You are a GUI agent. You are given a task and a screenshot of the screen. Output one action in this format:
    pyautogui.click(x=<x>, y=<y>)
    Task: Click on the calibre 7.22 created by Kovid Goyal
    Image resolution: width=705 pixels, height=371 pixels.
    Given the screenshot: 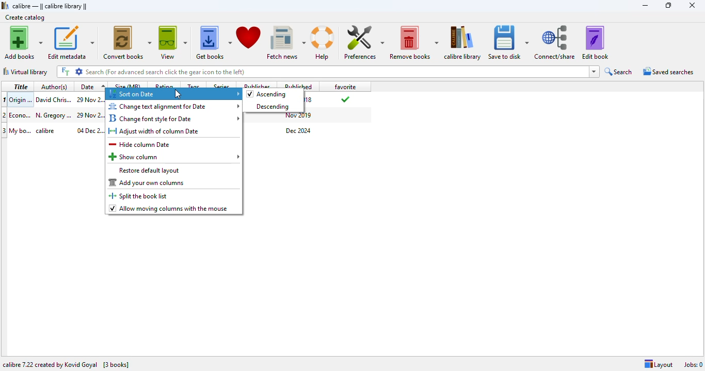 What is the action you would take?
    pyautogui.click(x=50, y=365)
    